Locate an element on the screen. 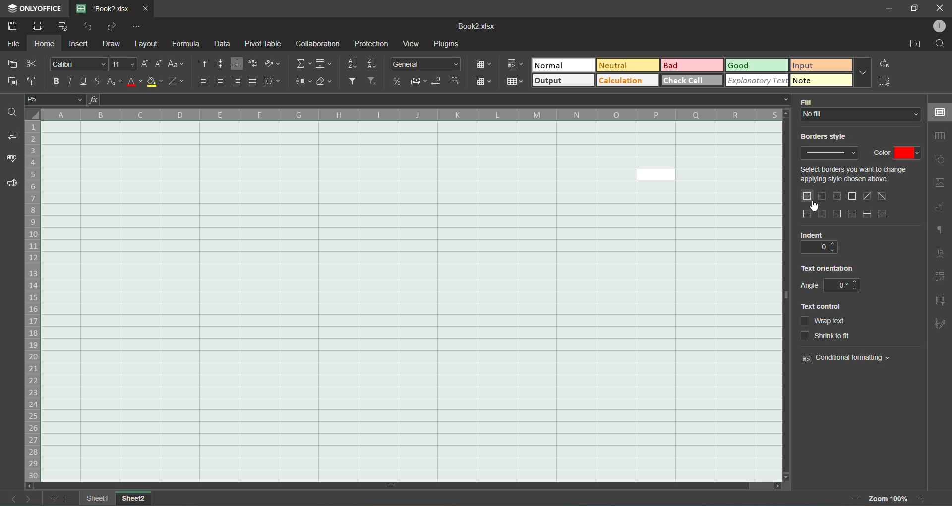 This screenshot has height=506, width=952. bad is located at coordinates (694, 65).